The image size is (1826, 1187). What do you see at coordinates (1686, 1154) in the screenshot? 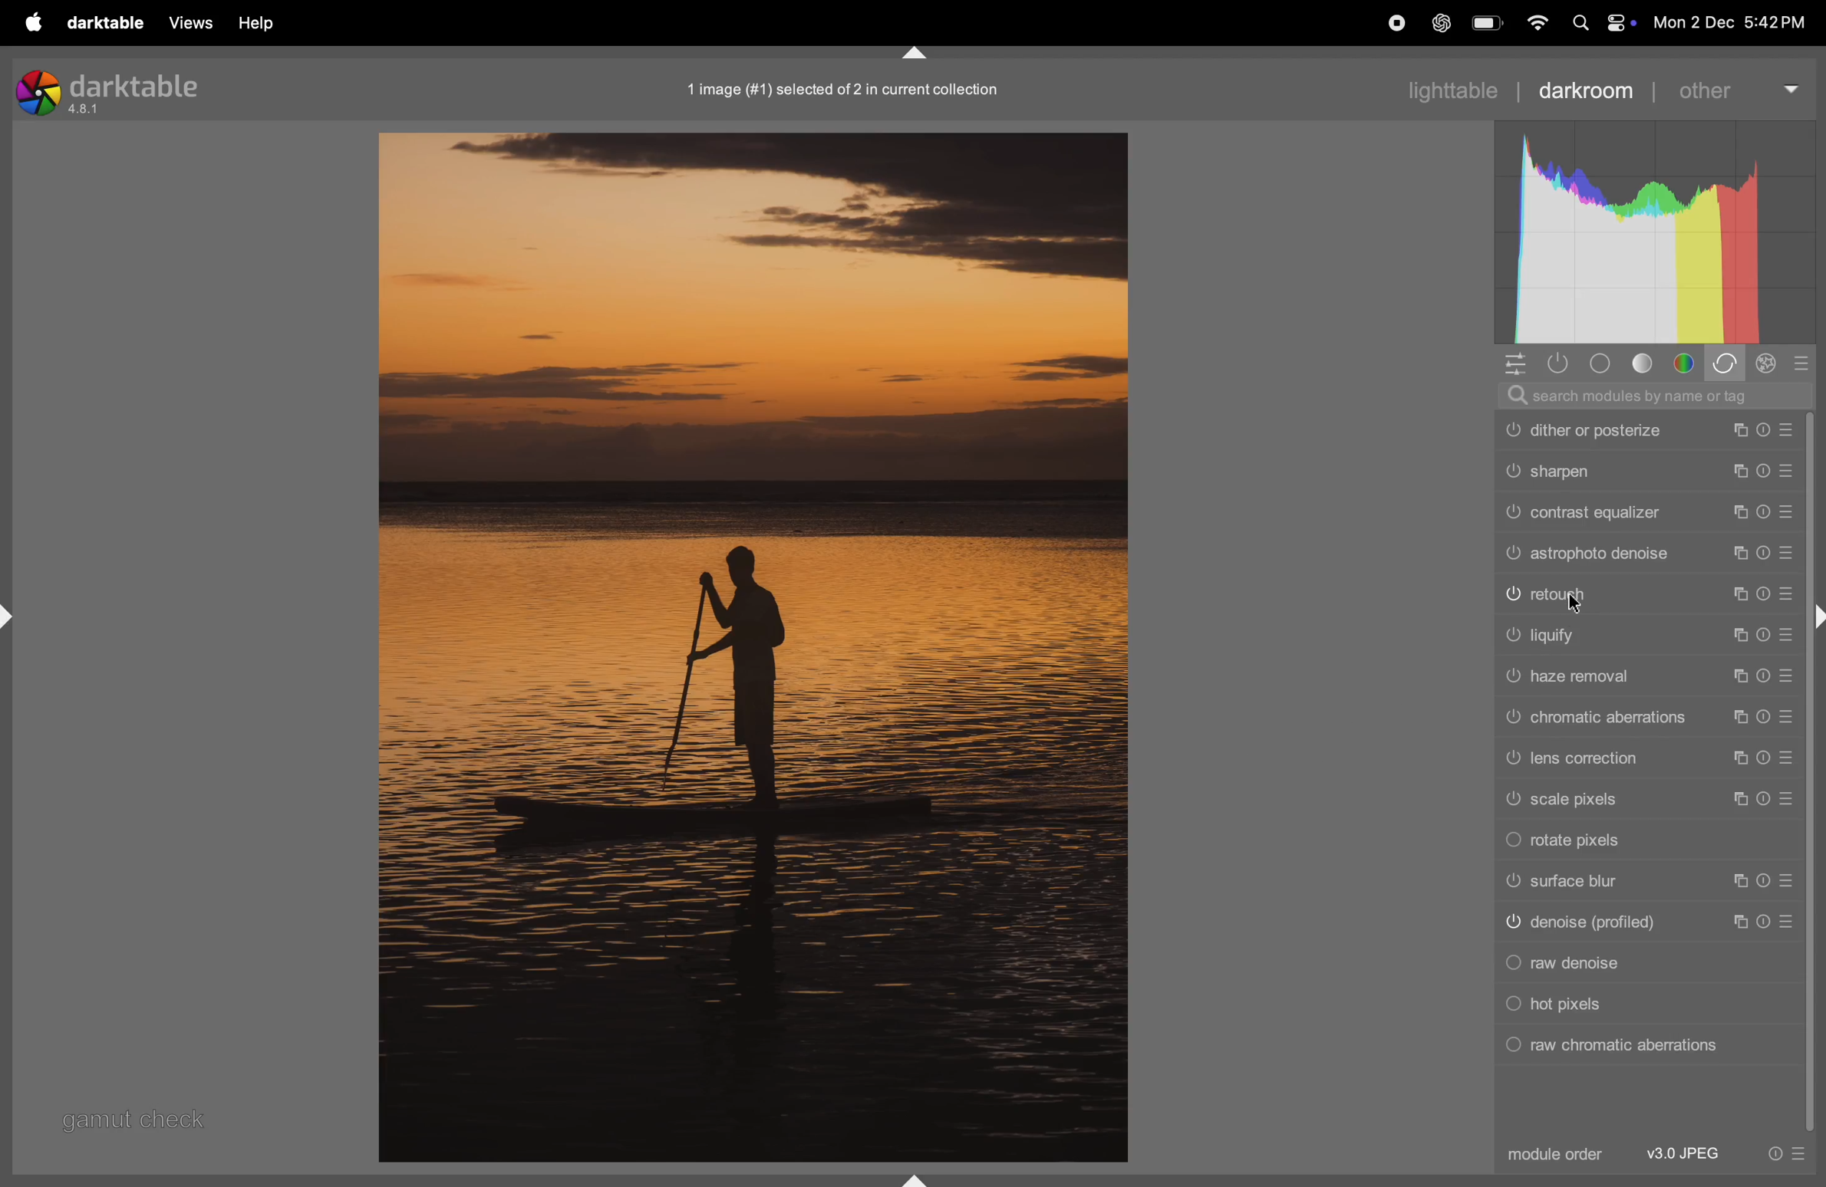
I see `v3 jpeg` at bounding box center [1686, 1154].